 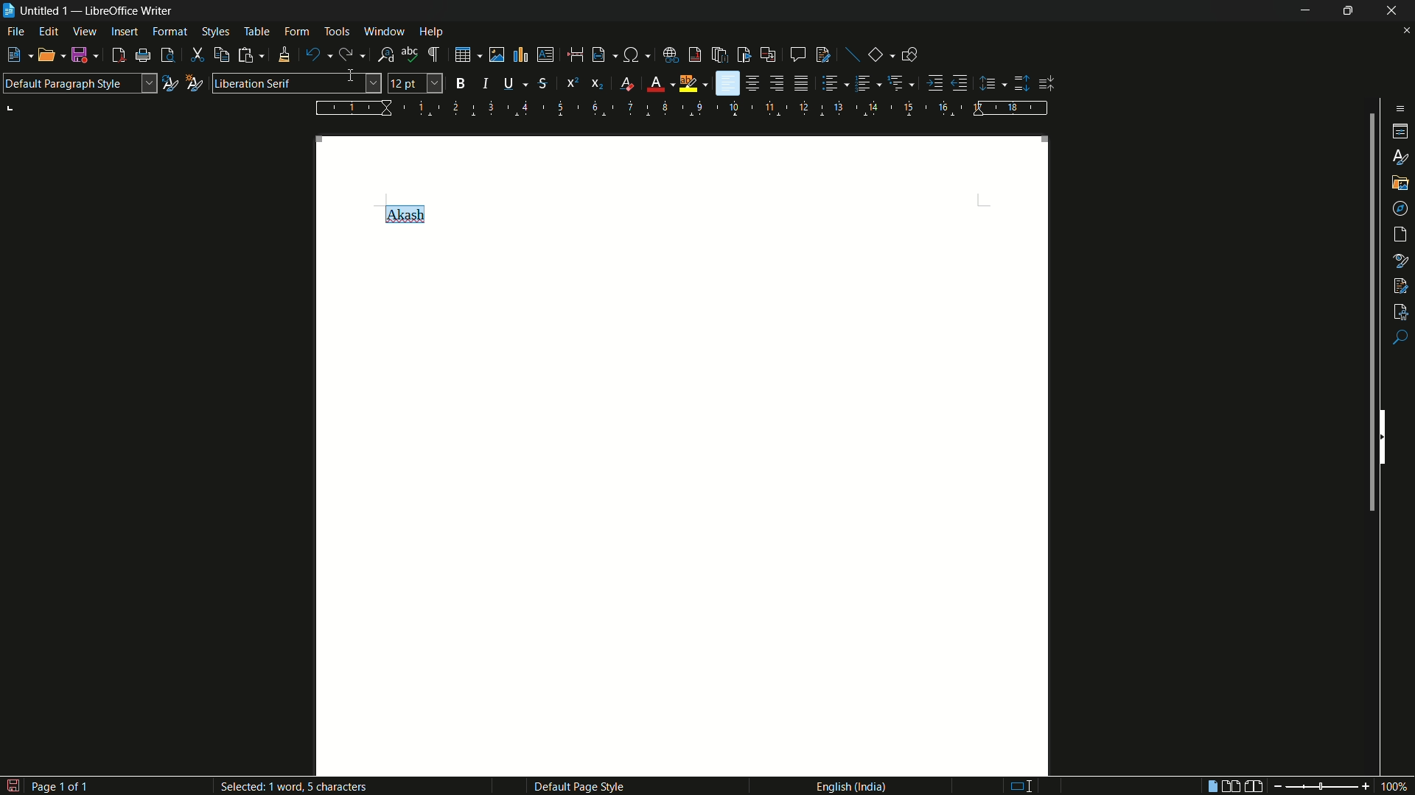 What do you see at coordinates (767, 55) in the screenshot?
I see `insert cross reference` at bounding box center [767, 55].